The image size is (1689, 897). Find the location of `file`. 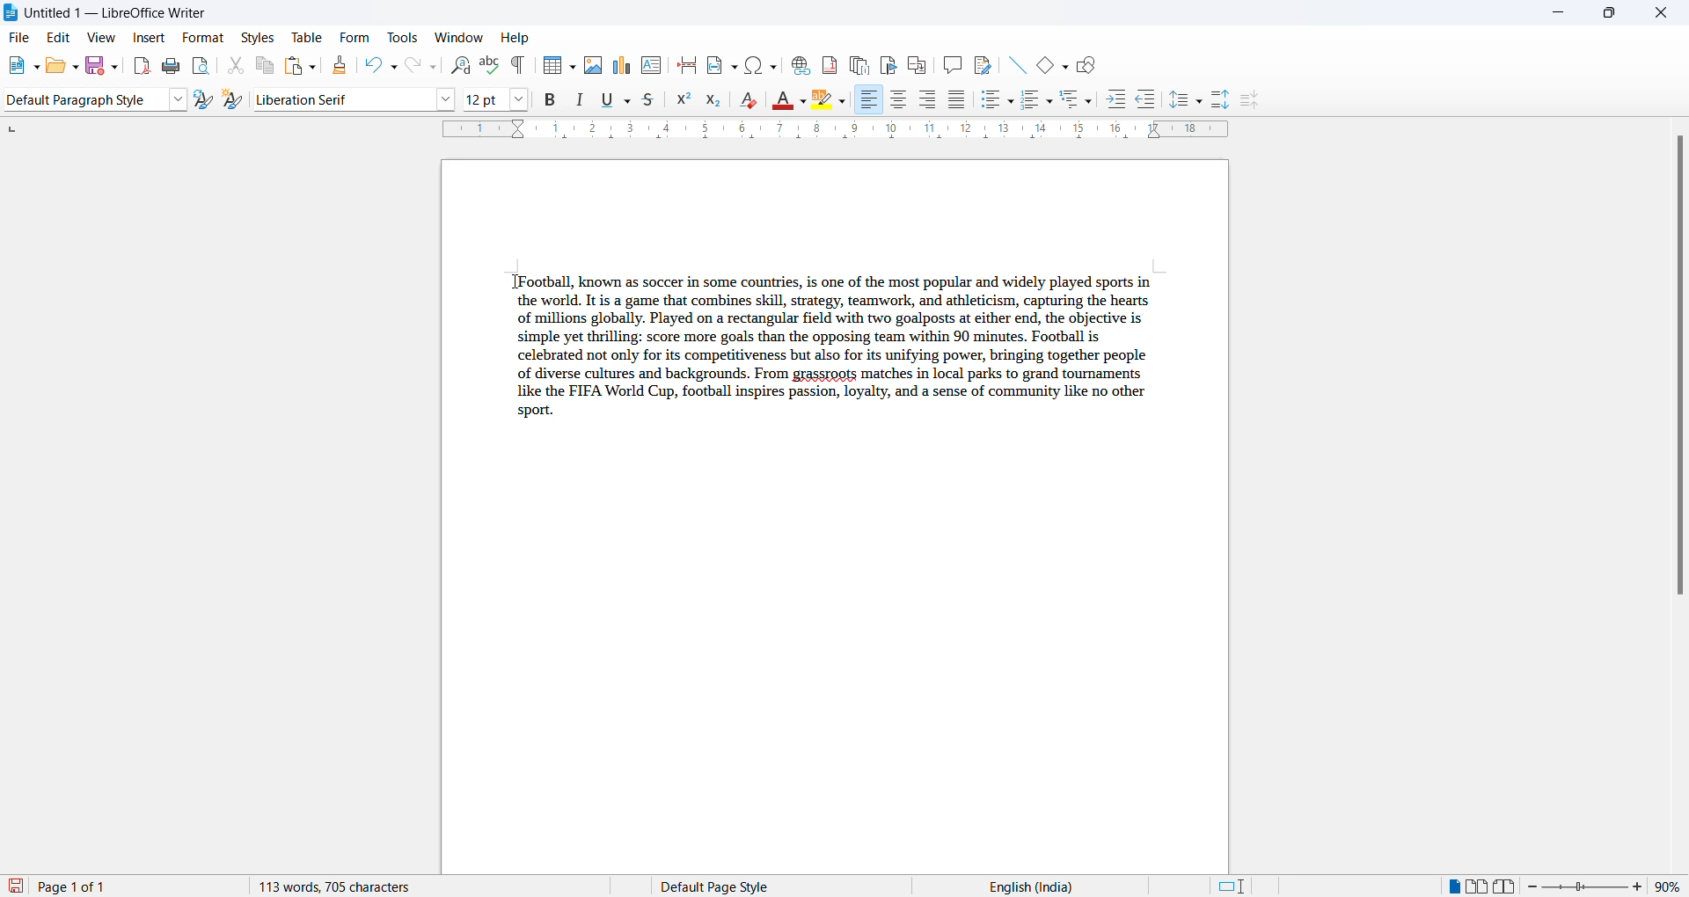

file is located at coordinates (23, 37).